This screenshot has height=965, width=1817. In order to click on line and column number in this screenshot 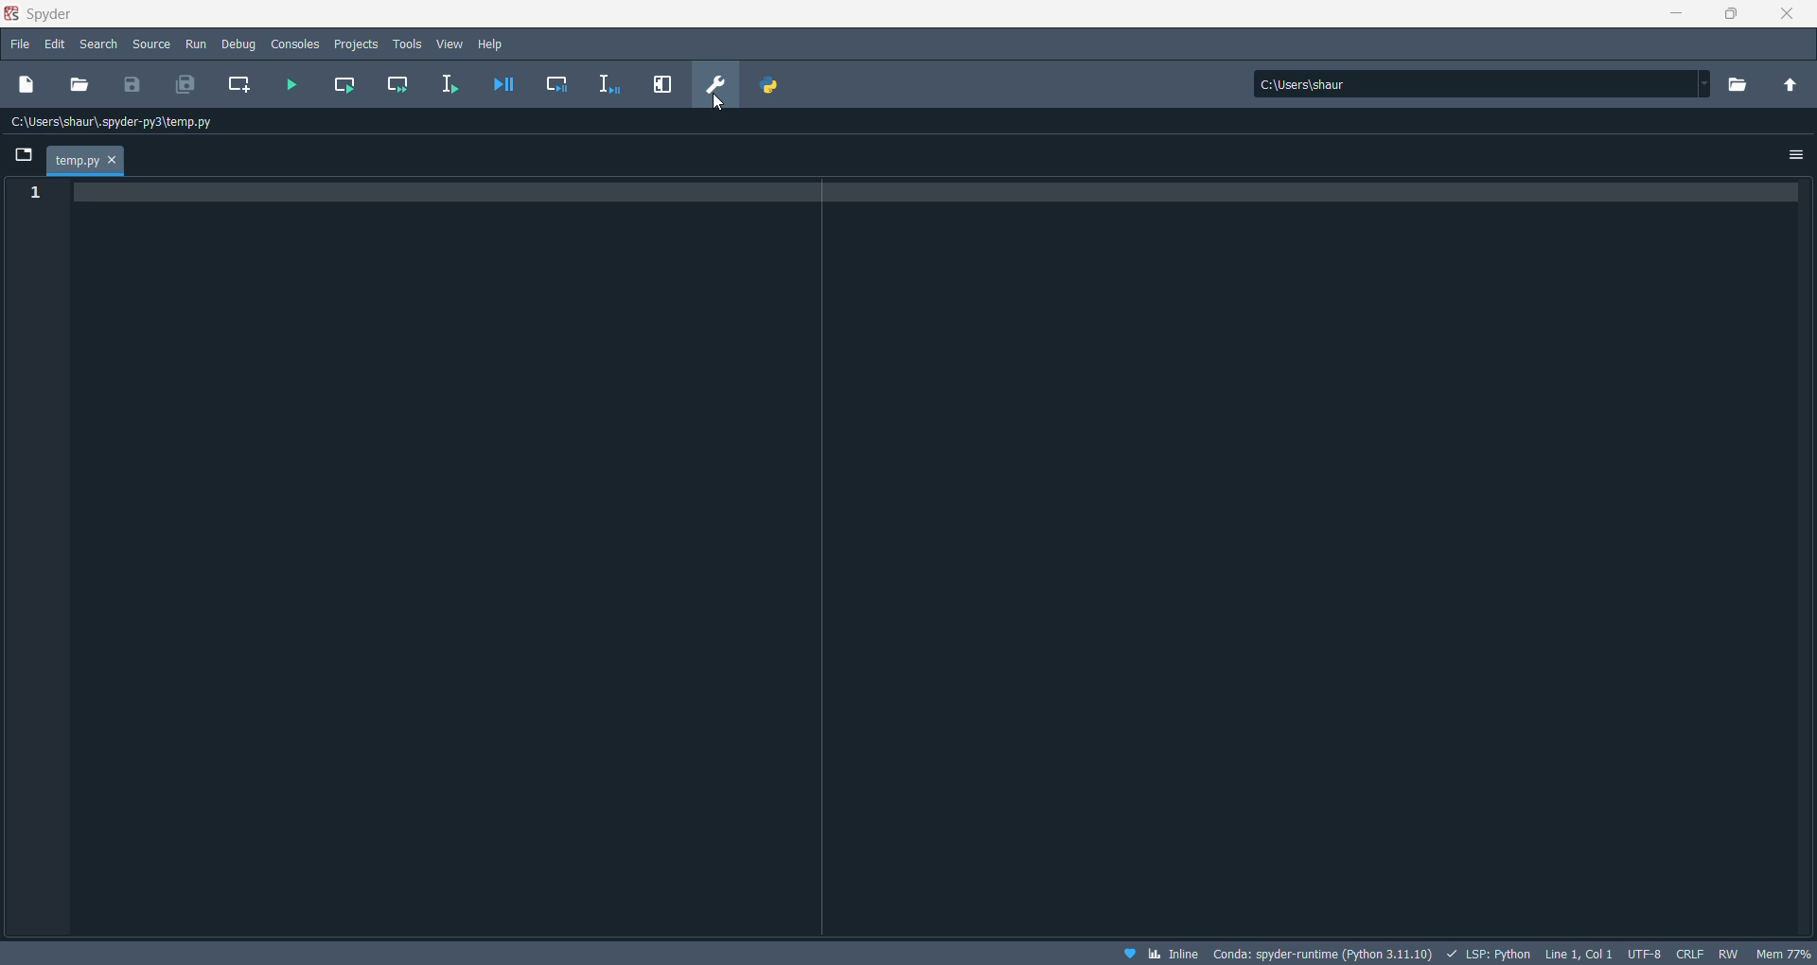, I will do `click(1575, 954)`.